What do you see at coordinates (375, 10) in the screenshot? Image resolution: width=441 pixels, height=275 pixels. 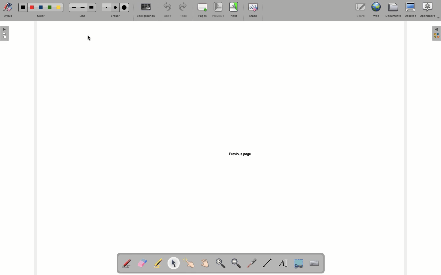 I see `Web` at bounding box center [375, 10].